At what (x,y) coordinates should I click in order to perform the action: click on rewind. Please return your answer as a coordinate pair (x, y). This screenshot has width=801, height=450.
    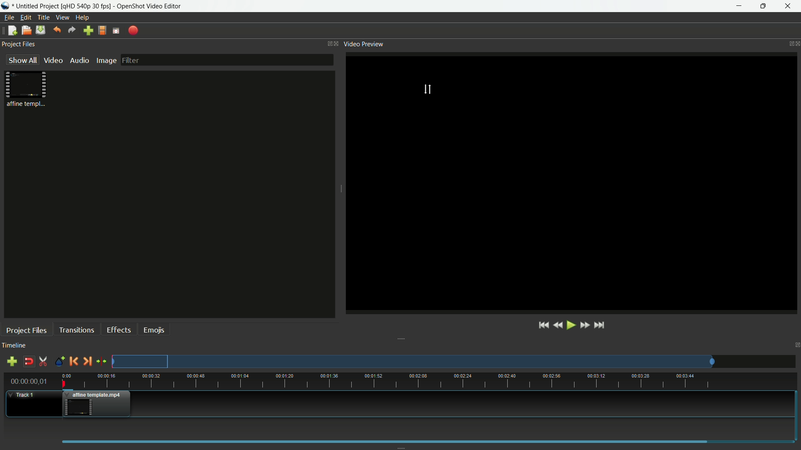
    Looking at the image, I should click on (557, 325).